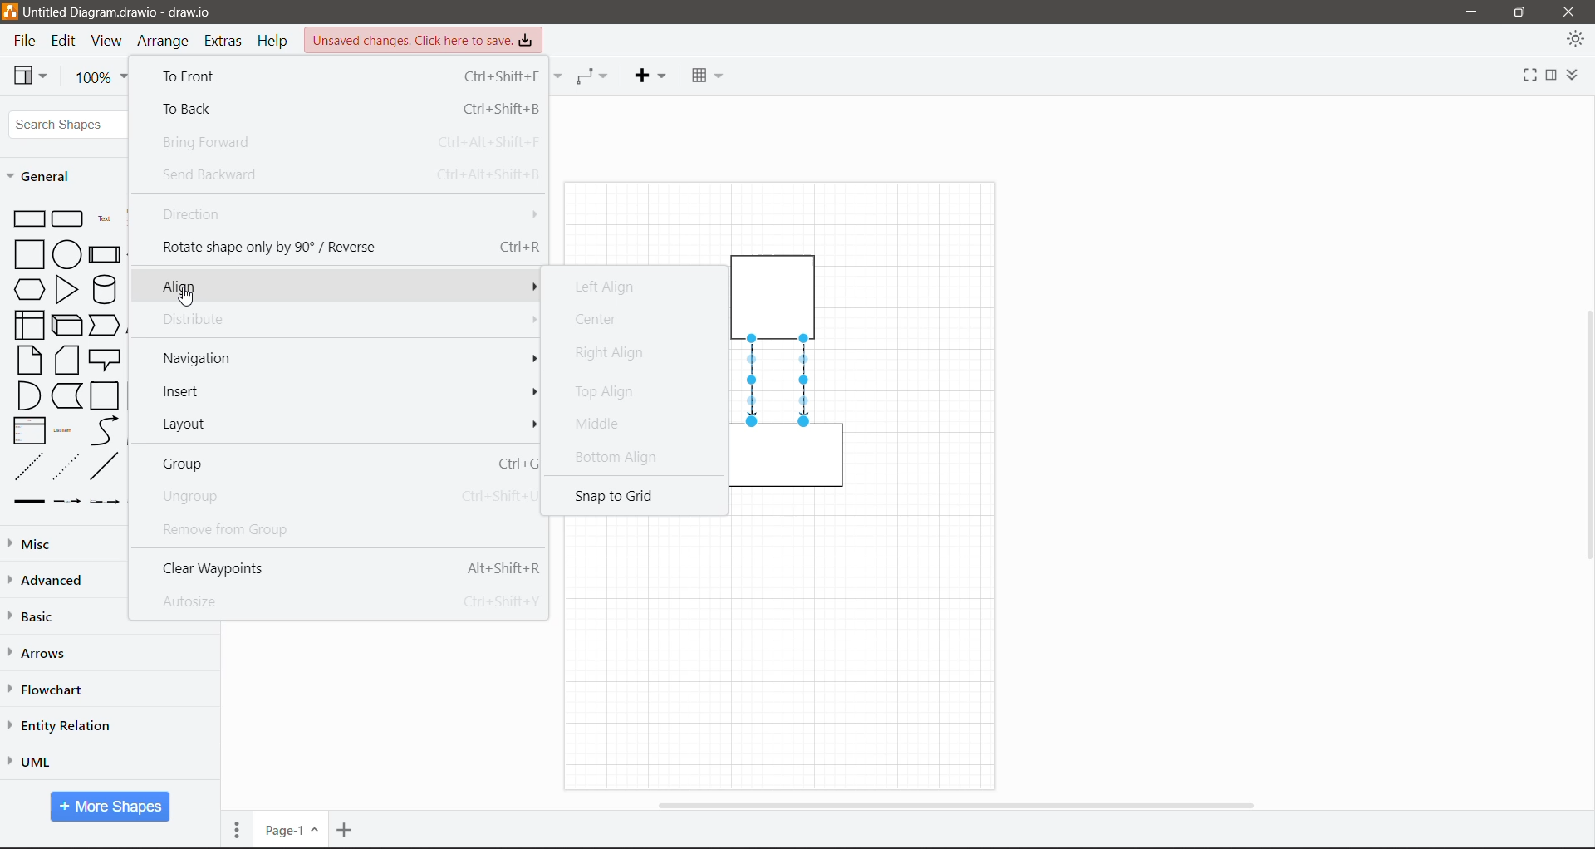  Describe the element at coordinates (347, 174) in the screenshot. I see `Send Backward` at that location.